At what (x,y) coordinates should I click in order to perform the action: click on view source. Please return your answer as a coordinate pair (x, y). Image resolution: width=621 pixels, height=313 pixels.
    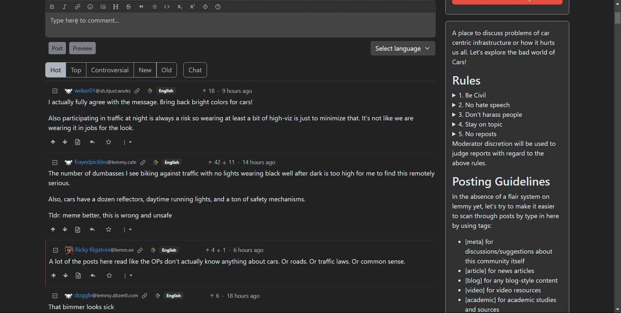
    Looking at the image, I should click on (78, 230).